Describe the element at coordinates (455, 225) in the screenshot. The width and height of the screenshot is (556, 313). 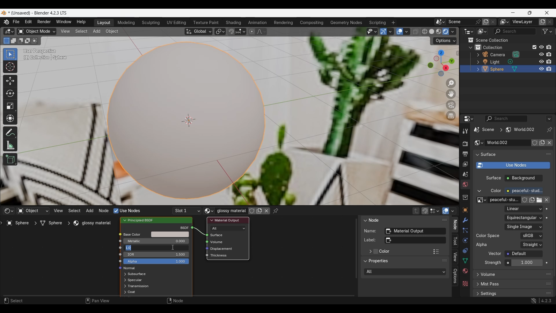
I see `Node panel` at that location.